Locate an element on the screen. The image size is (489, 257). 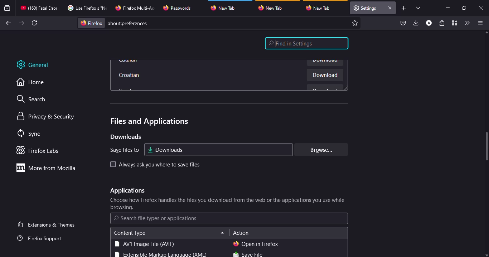
save to pocket is located at coordinates (403, 23).